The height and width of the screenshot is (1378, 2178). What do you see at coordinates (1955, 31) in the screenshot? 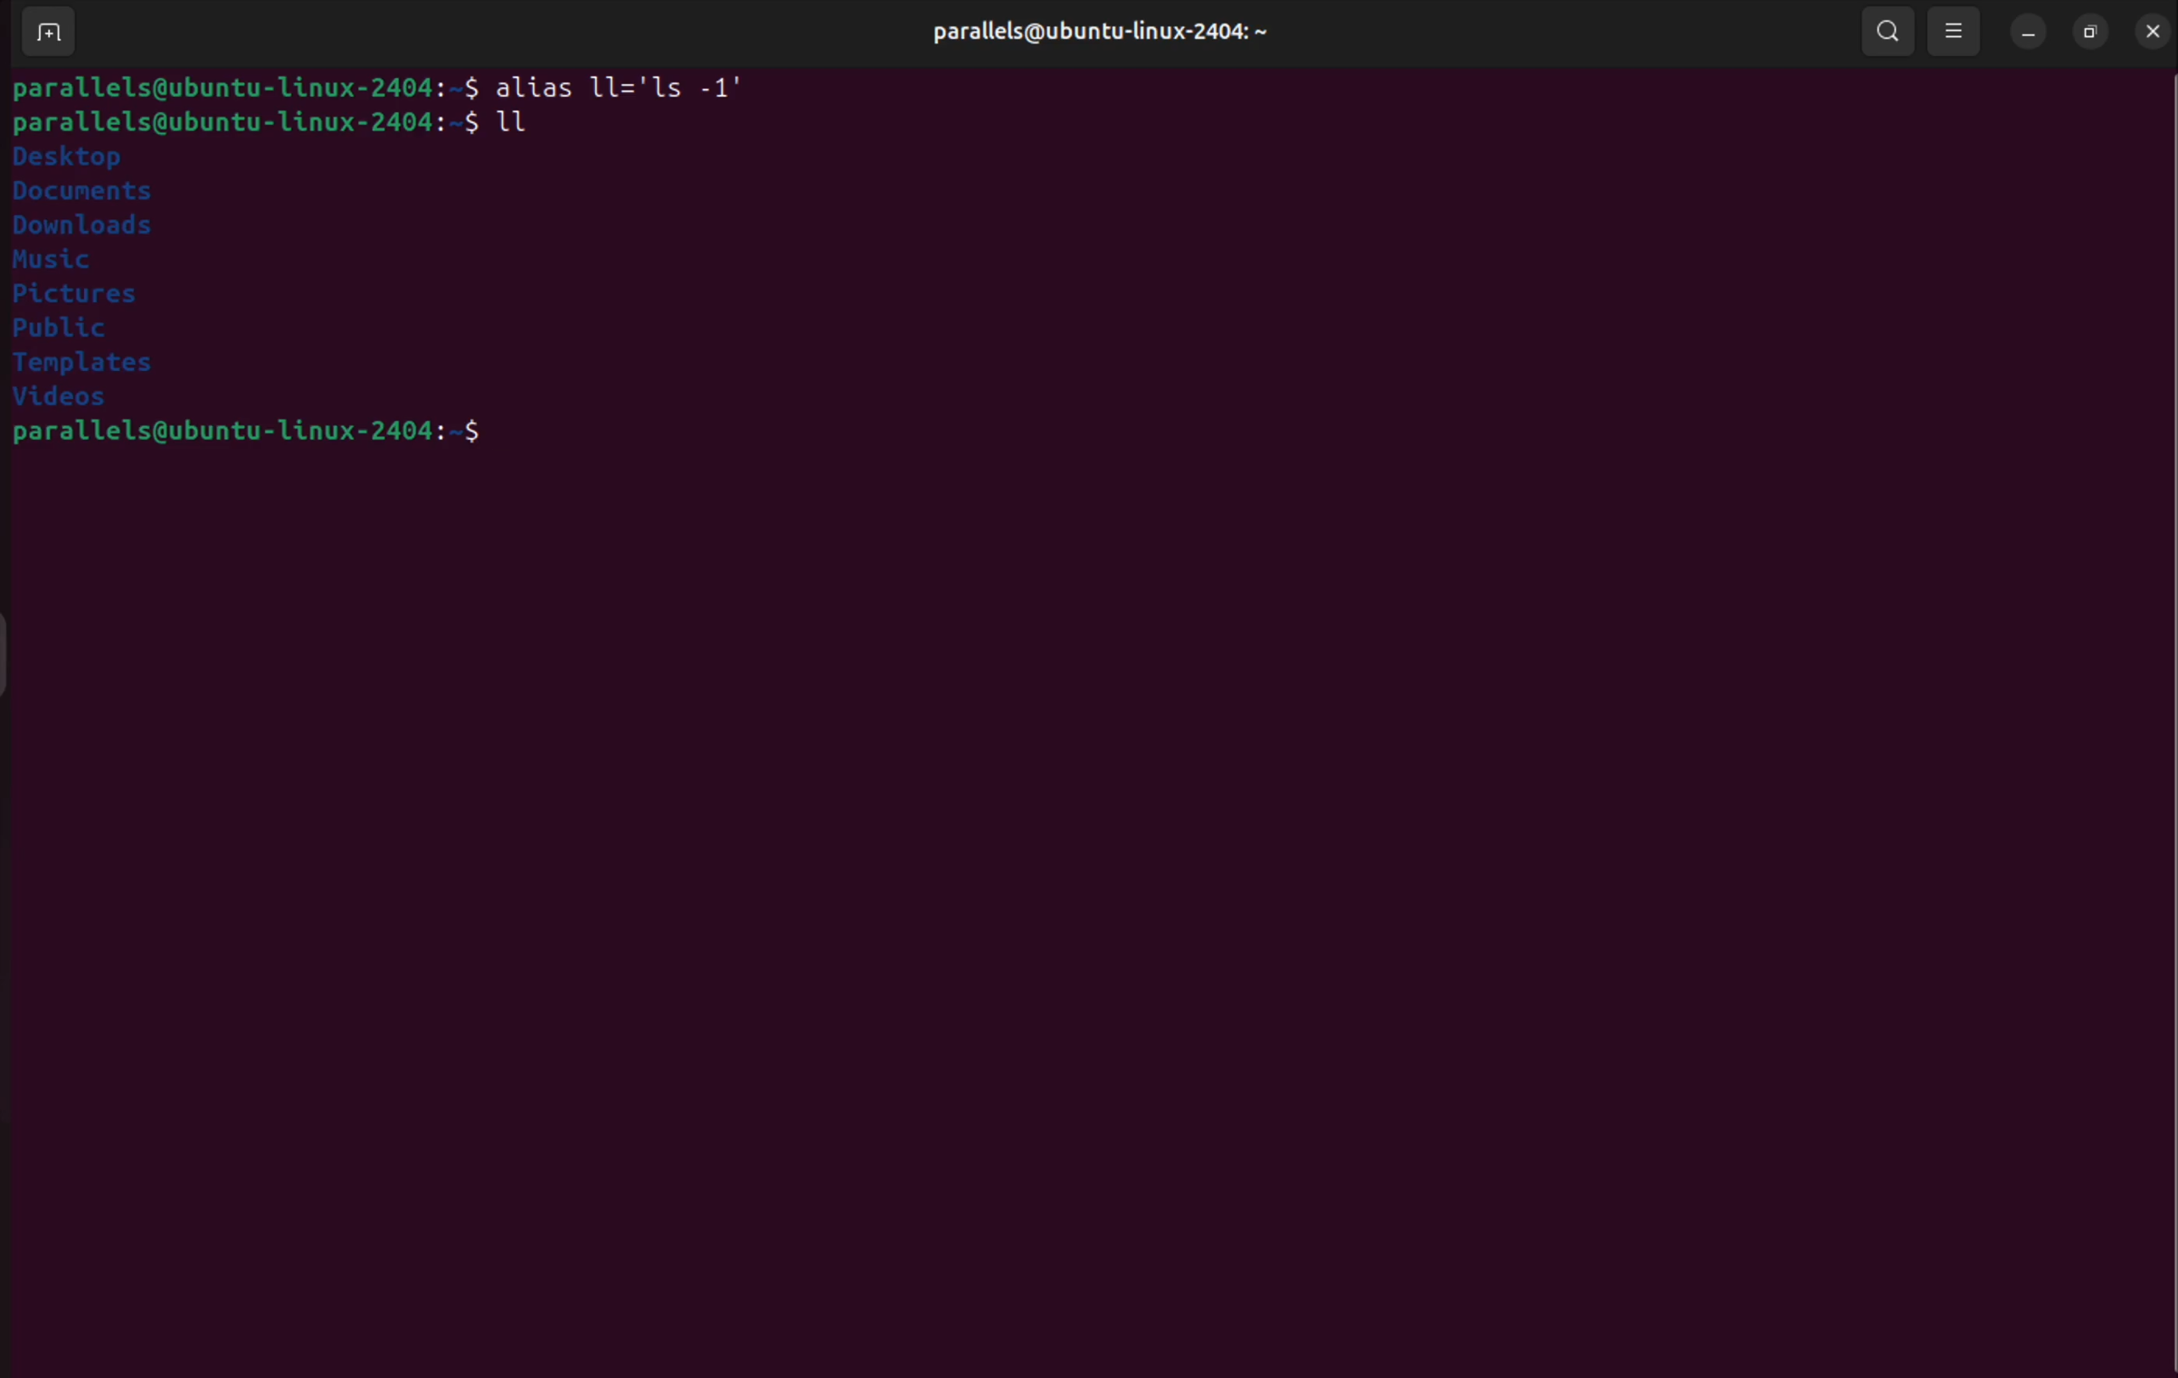
I see `view options` at bounding box center [1955, 31].